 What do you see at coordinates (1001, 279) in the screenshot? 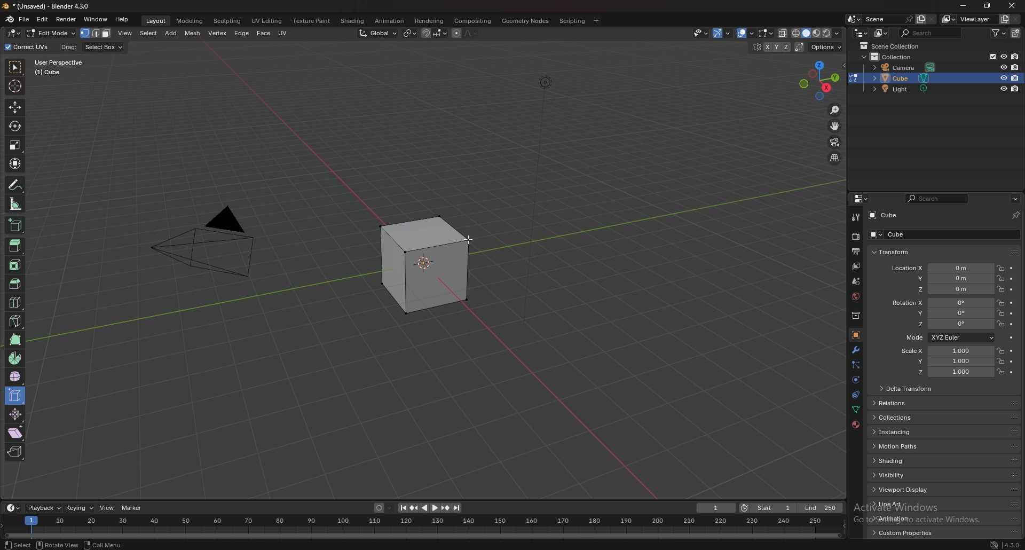
I see `lock` at bounding box center [1001, 279].